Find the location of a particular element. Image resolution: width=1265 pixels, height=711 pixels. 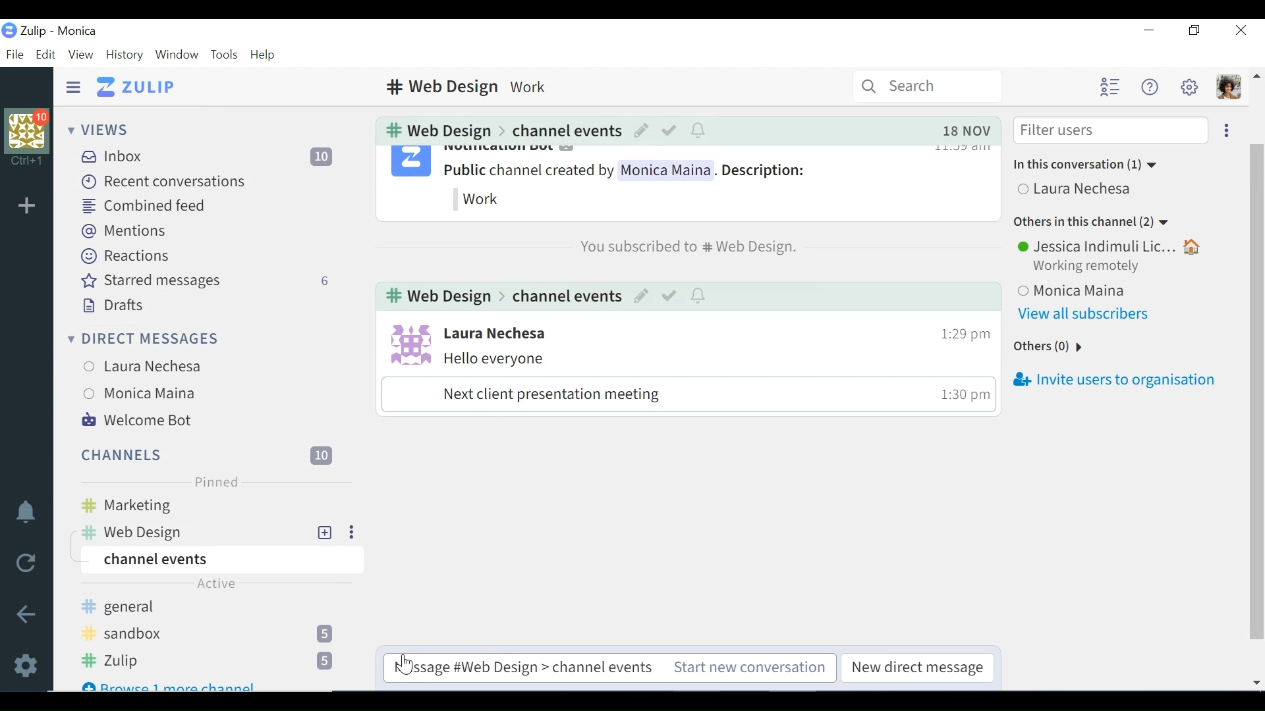

New direct message is located at coordinates (920, 668).